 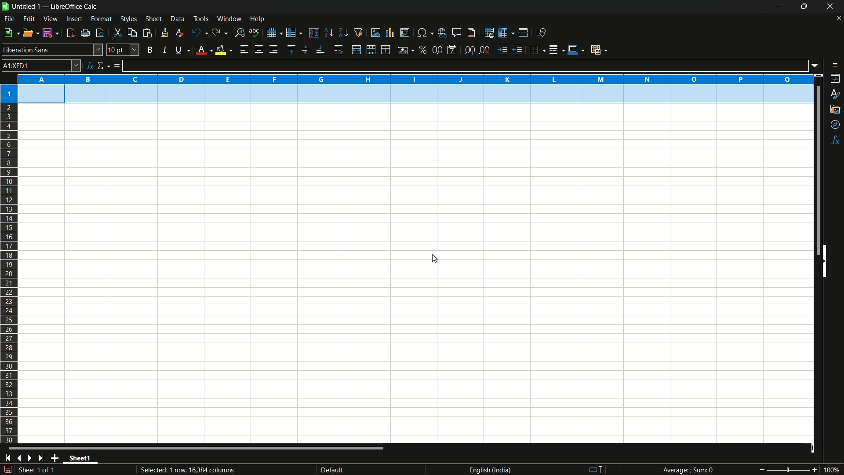 What do you see at coordinates (390, 32) in the screenshot?
I see `insert chart` at bounding box center [390, 32].